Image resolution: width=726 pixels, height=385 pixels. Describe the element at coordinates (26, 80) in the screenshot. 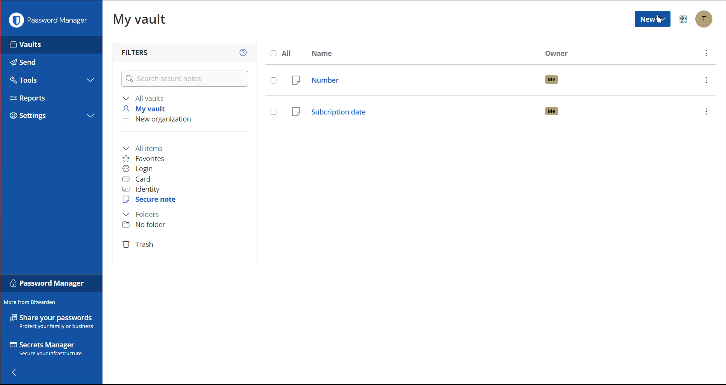

I see `Tools` at that location.